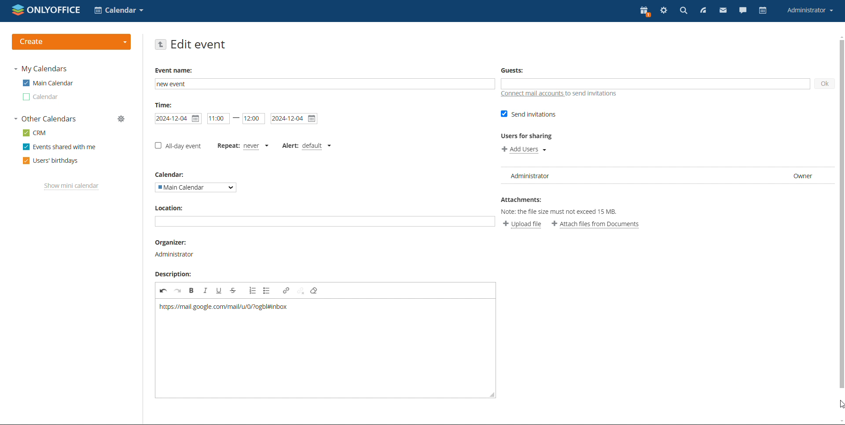  Describe the element at coordinates (118, 10) in the screenshot. I see `select application` at that location.